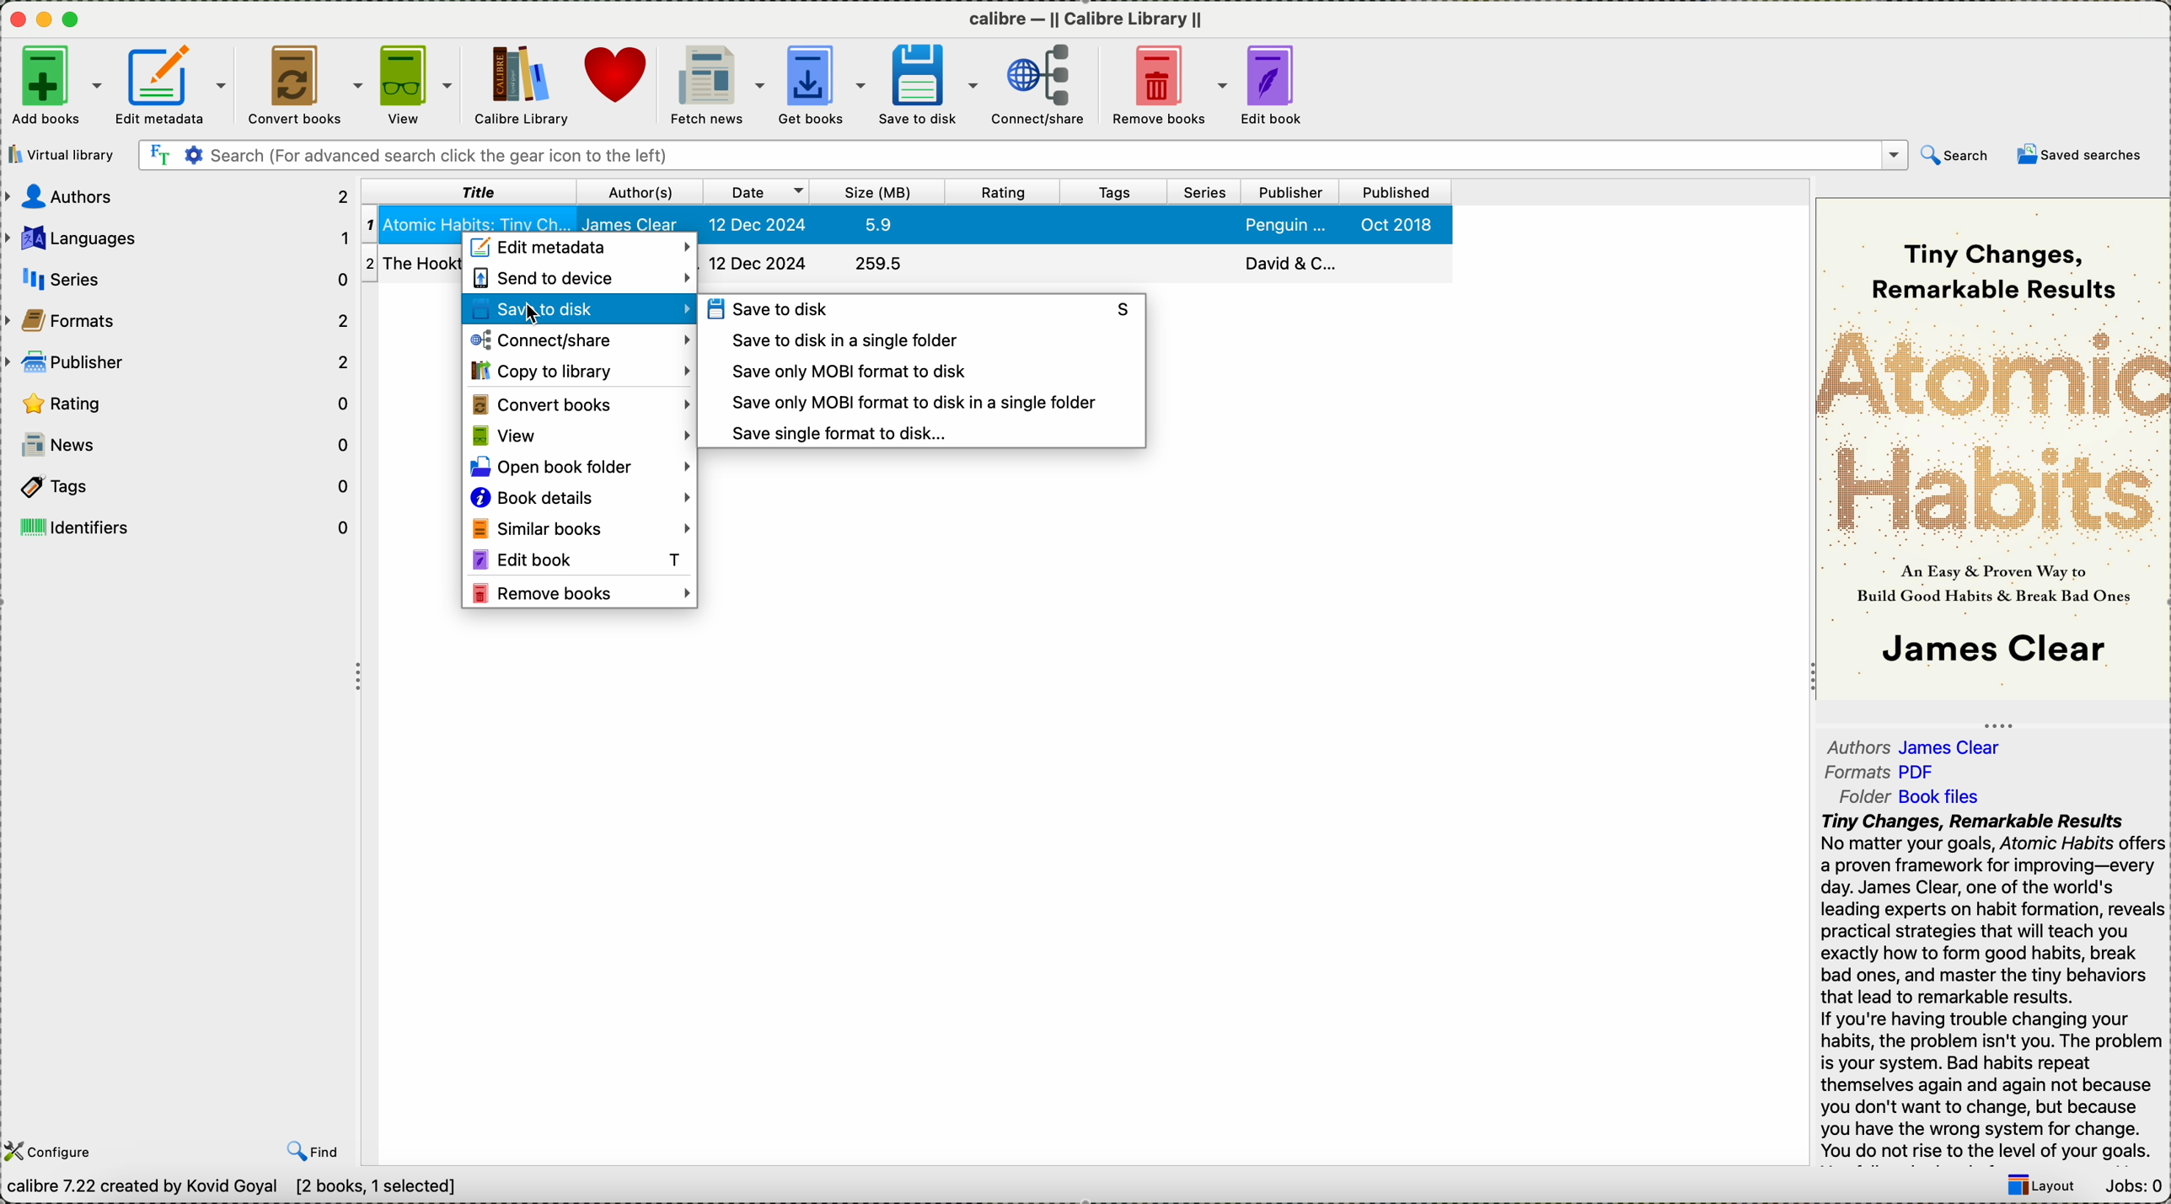 The image size is (2171, 1204). I want to click on series, so click(1202, 191).